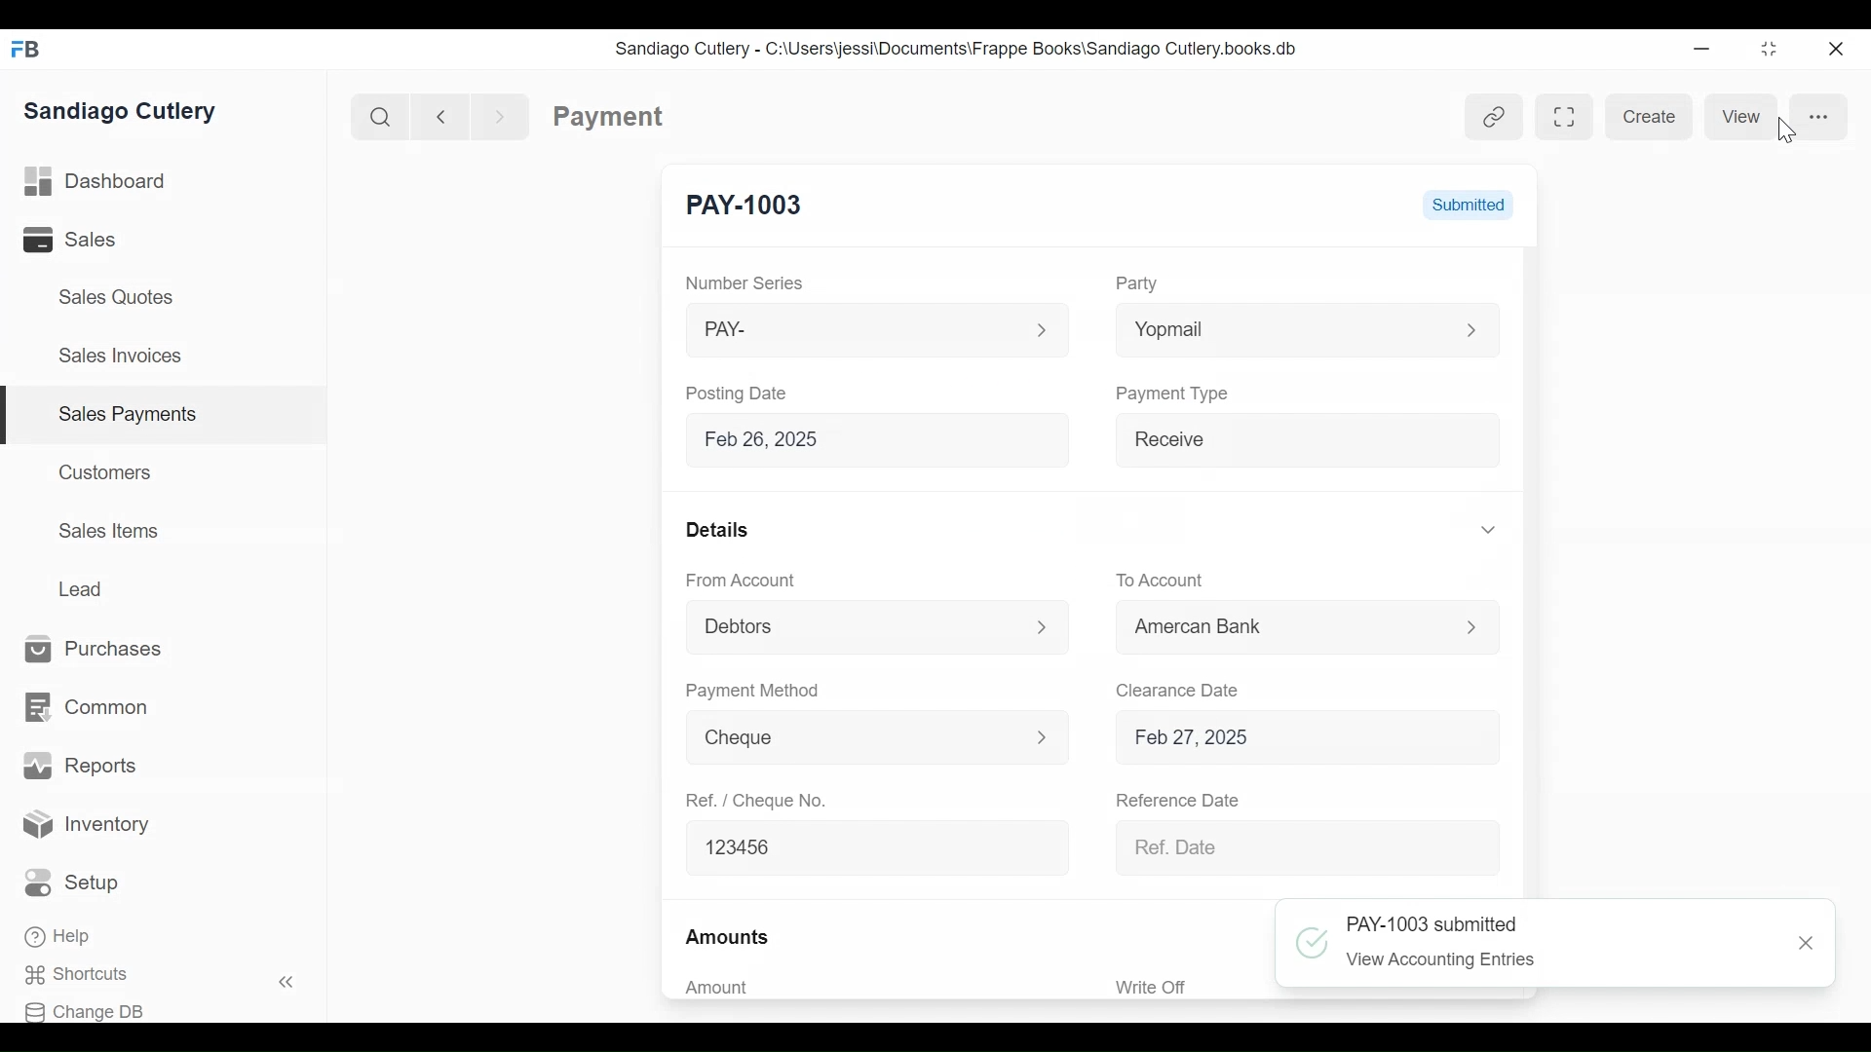  Describe the element at coordinates (1044, 735) in the screenshot. I see `Expand` at that location.